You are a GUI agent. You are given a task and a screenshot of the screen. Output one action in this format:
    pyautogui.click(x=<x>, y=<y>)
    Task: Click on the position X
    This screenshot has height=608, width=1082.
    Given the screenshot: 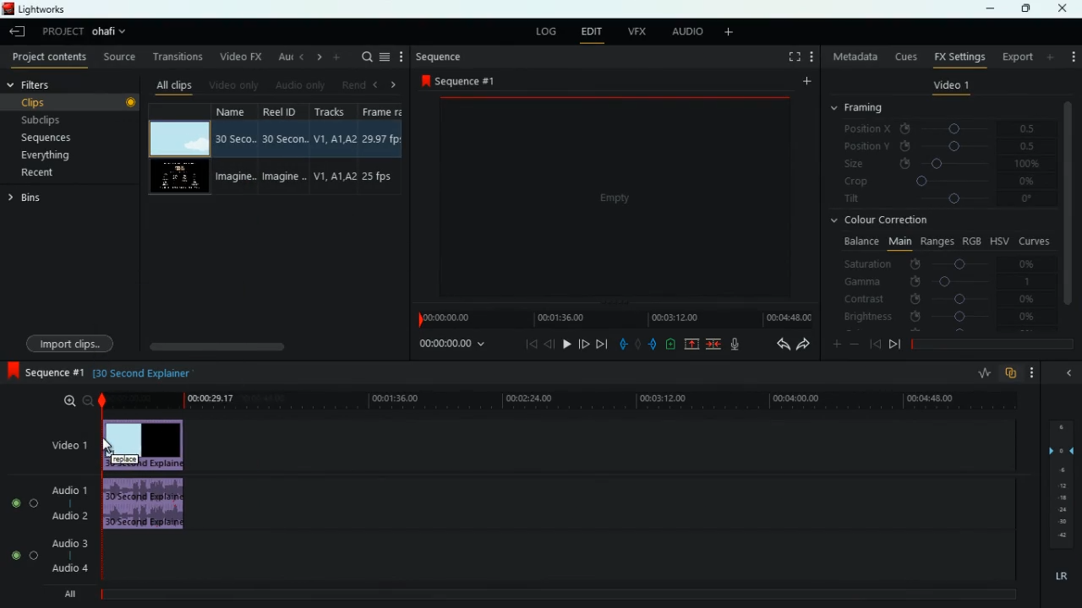 What is the action you would take?
    pyautogui.click(x=937, y=129)
    